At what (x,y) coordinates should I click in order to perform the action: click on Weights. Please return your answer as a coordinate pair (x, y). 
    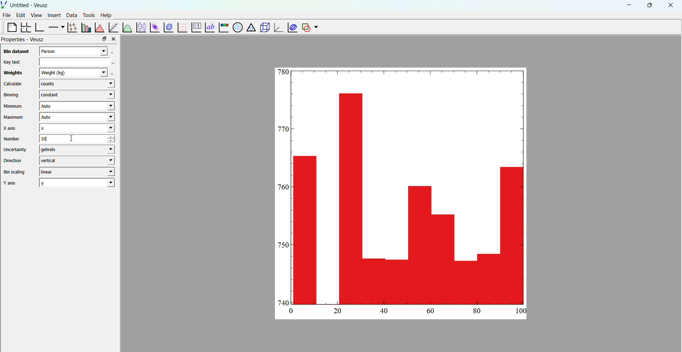
    Looking at the image, I should click on (12, 73).